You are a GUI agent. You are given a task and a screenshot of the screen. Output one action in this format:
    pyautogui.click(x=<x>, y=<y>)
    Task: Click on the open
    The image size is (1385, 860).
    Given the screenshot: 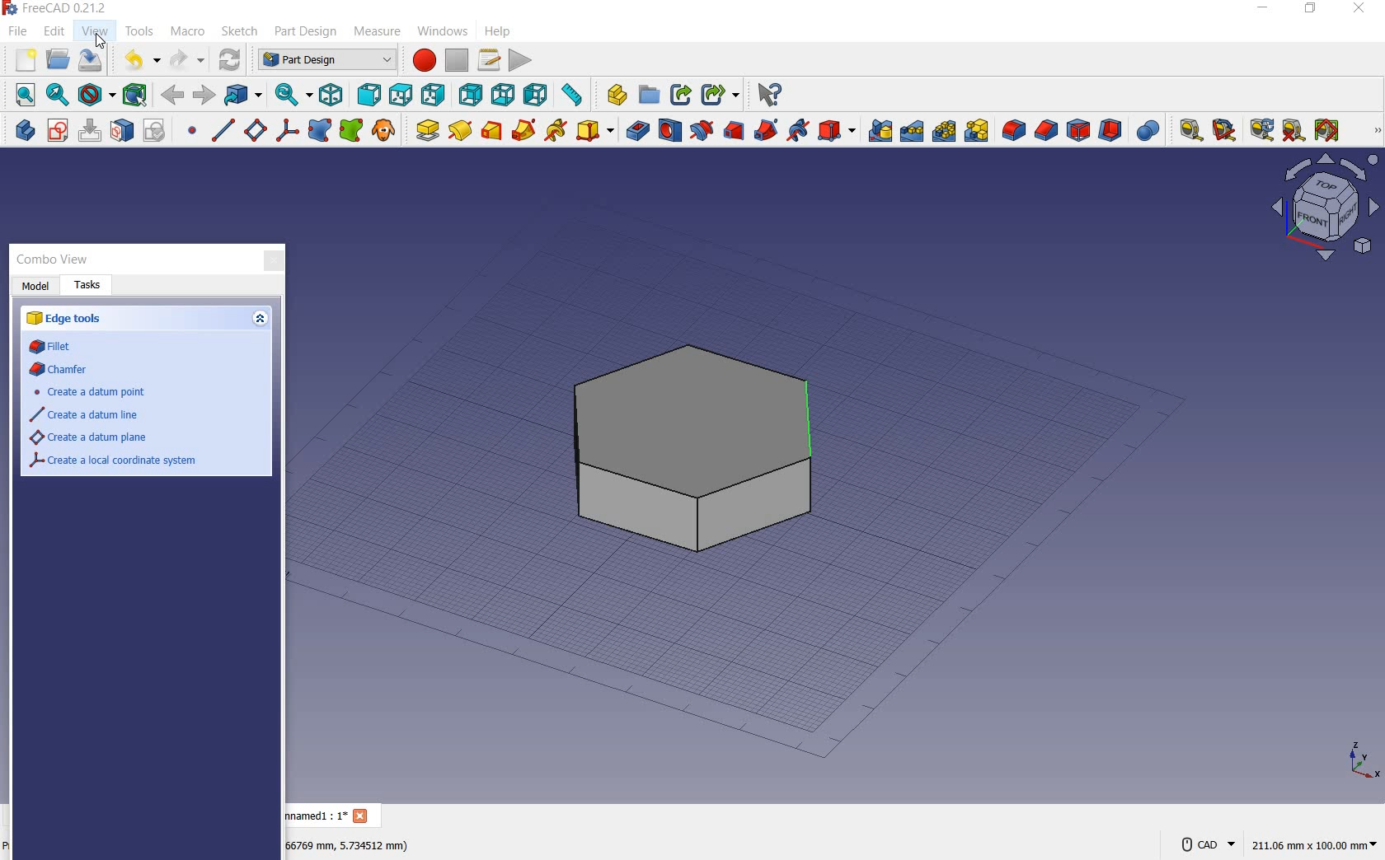 What is the action you would take?
    pyautogui.click(x=59, y=58)
    